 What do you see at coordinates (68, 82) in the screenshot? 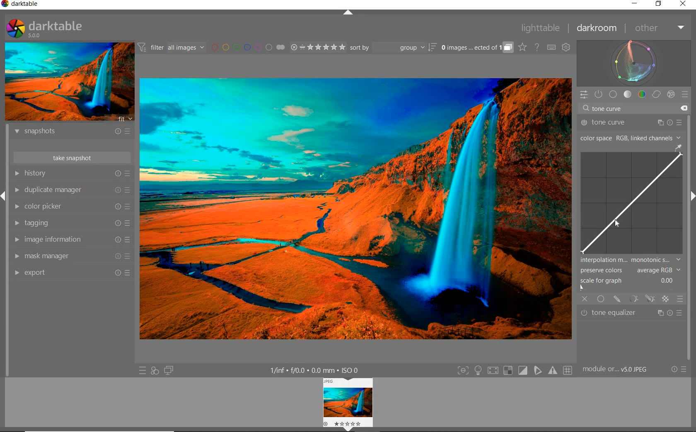
I see `IMAGE PREVIEW` at bounding box center [68, 82].